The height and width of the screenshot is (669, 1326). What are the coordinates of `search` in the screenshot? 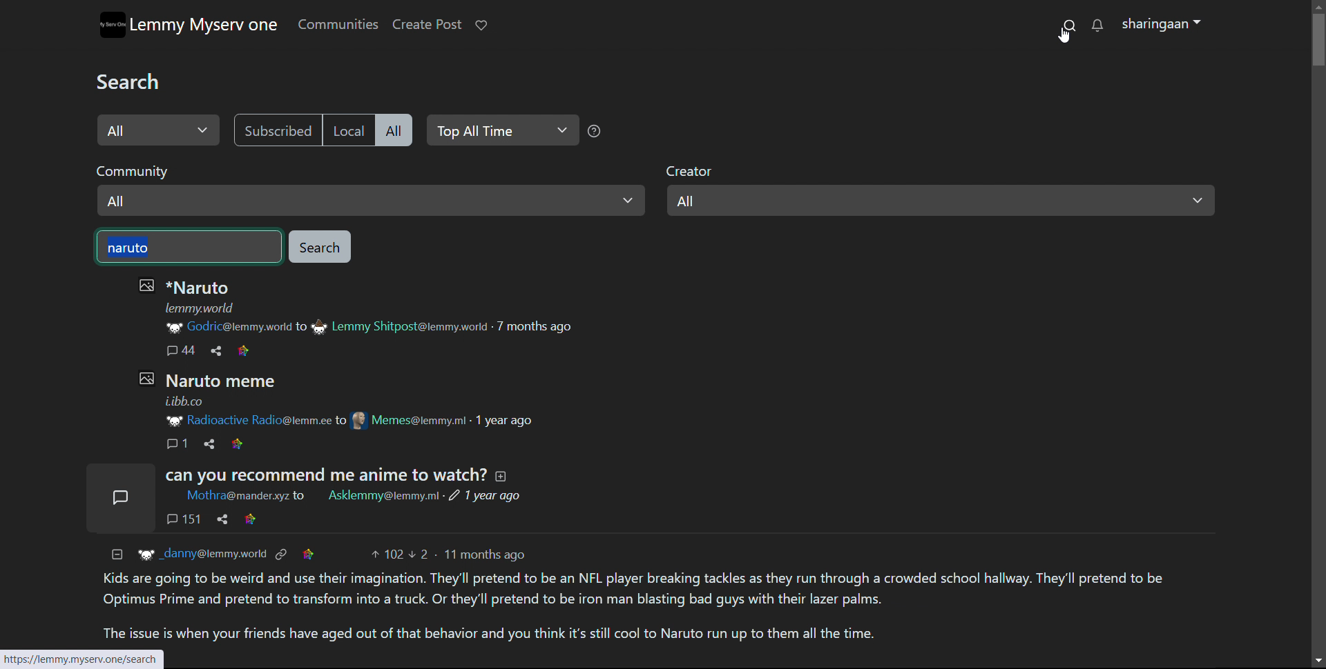 It's located at (1068, 24).